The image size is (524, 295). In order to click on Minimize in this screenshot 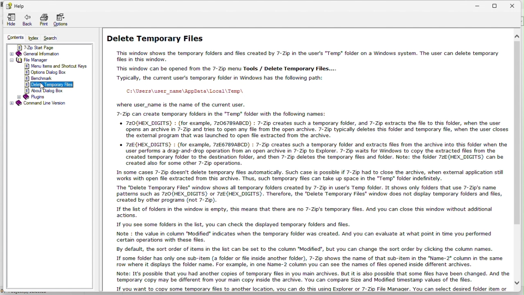, I will do `click(480, 4)`.